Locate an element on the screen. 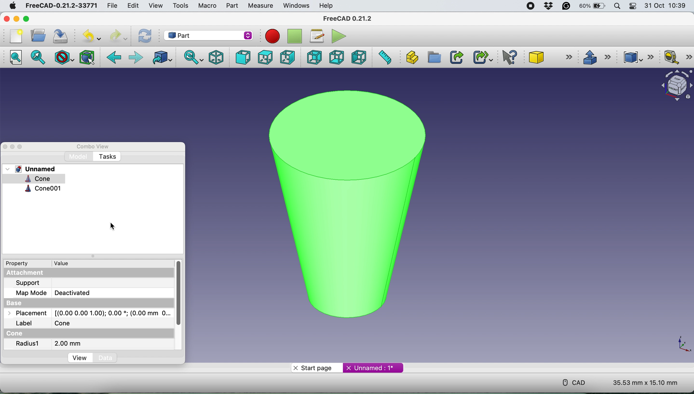  bounding box is located at coordinates (86, 57).